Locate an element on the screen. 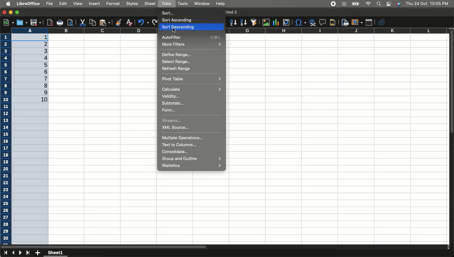 Image resolution: width=454 pixels, height=257 pixels. Styles is located at coordinates (132, 4).